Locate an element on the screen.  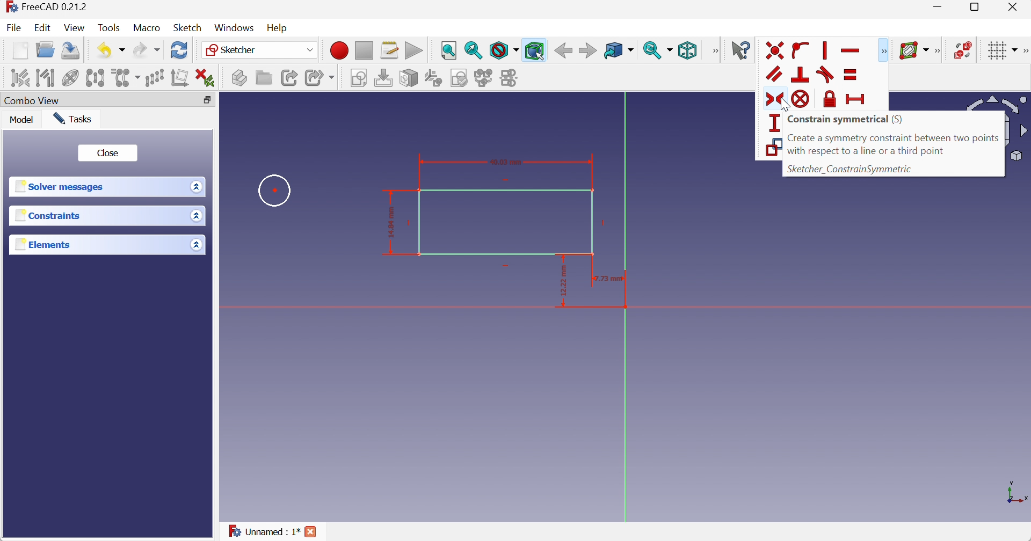
Rectangular array is located at coordinates (155, 78).